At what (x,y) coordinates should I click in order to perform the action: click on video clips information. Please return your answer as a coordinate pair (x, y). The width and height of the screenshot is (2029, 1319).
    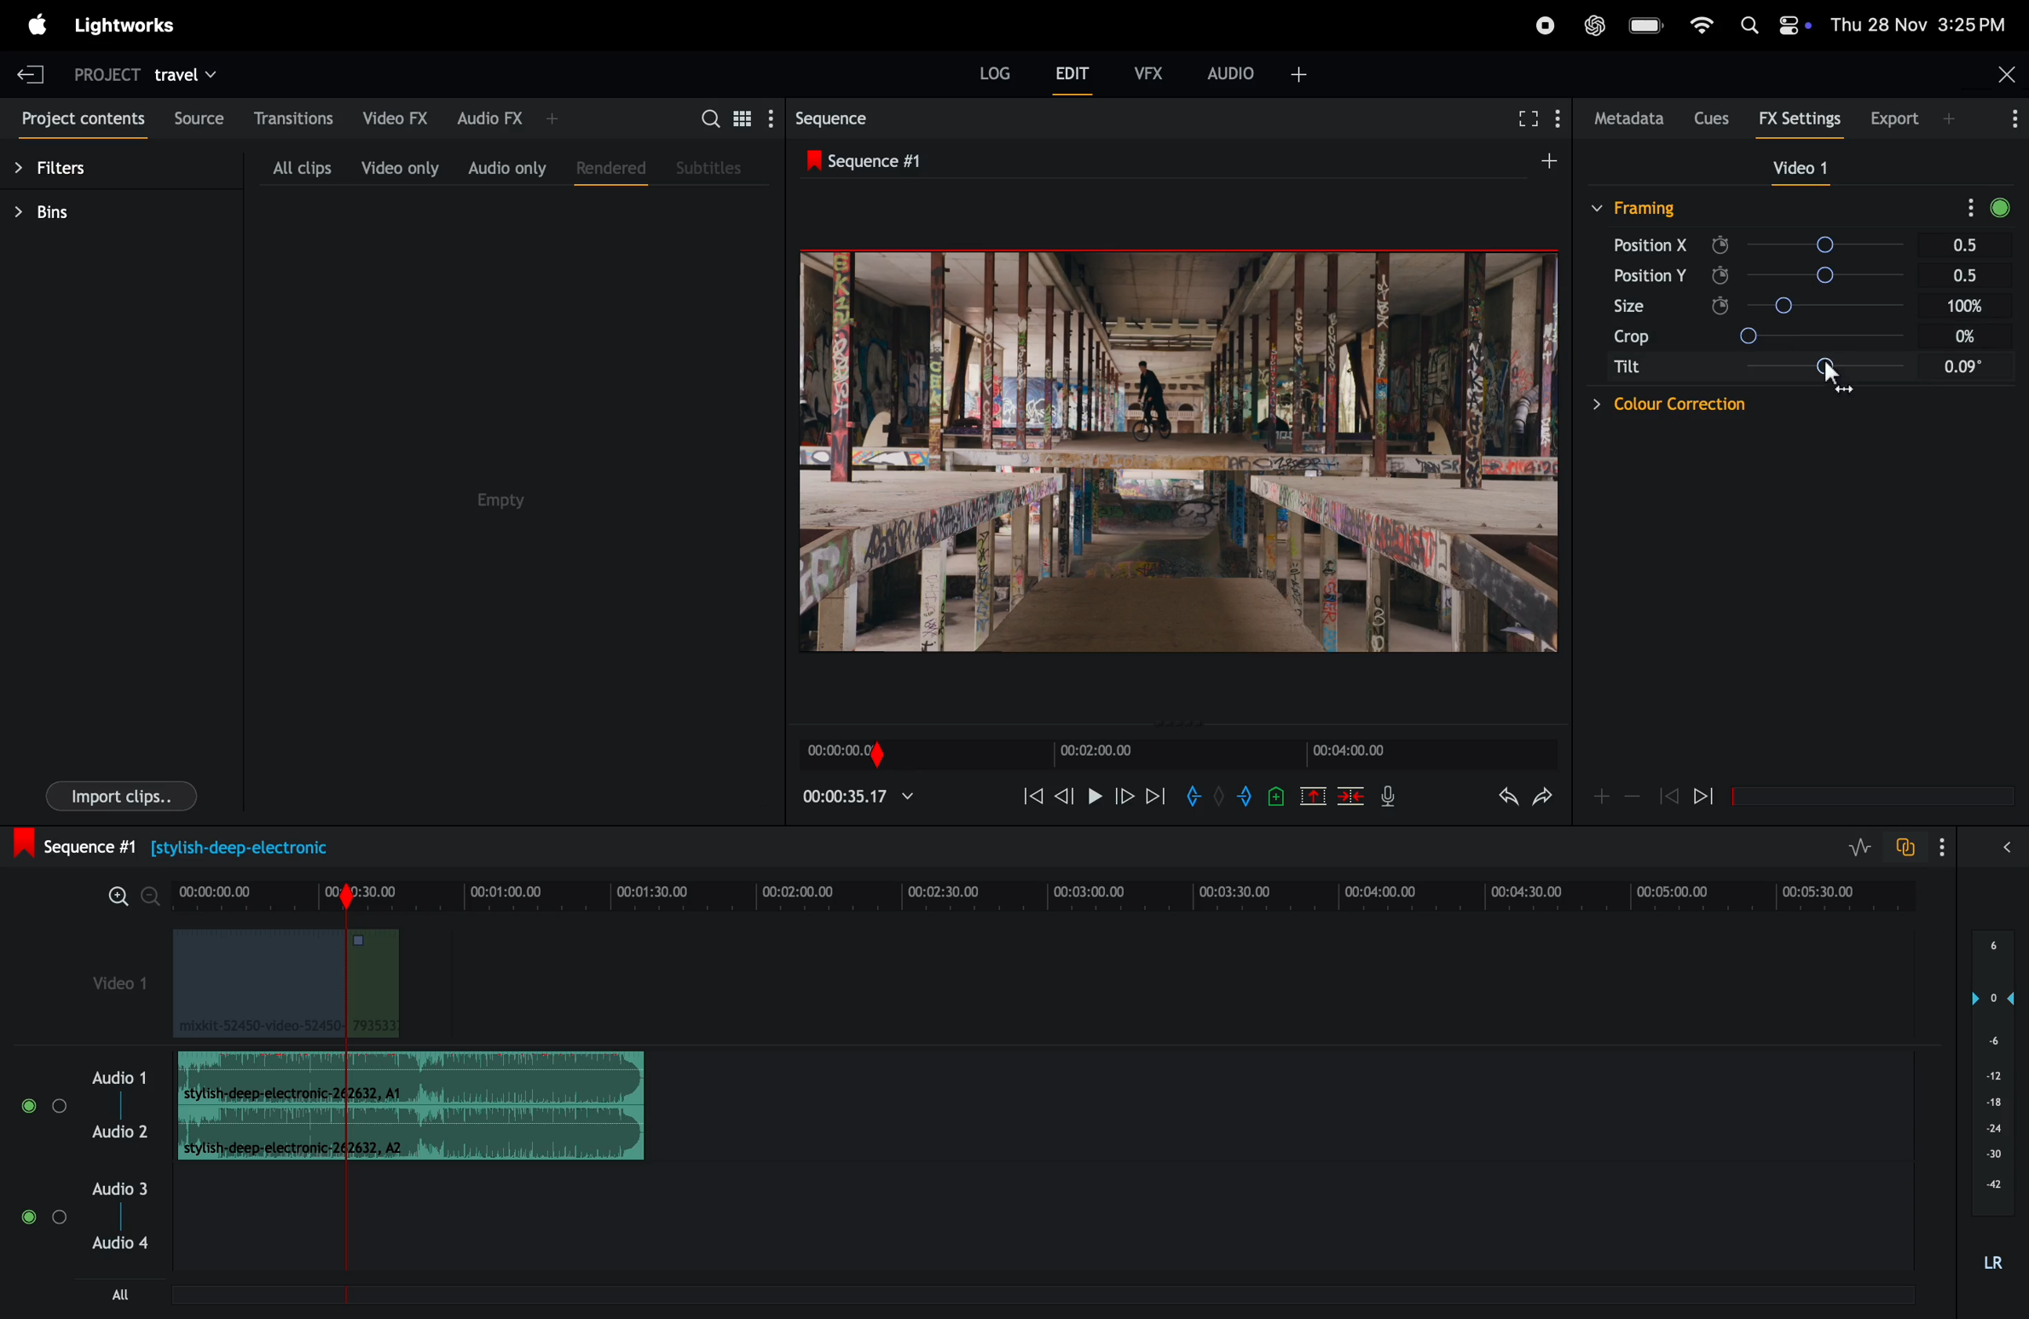
    Looking at the image, I should click on (291, 988).